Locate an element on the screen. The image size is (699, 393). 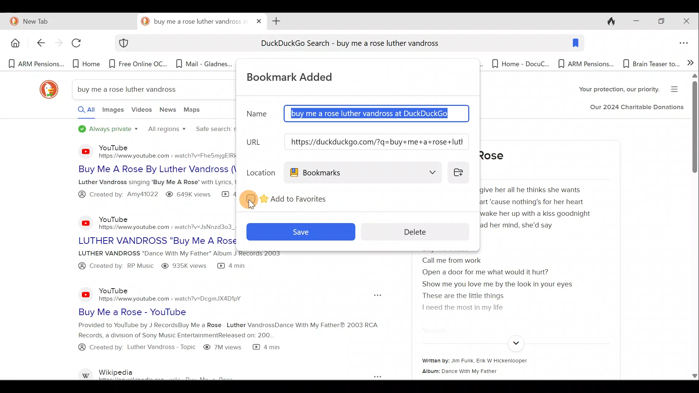
buy me a rose luther vandross is located at coordinates (132, 89).